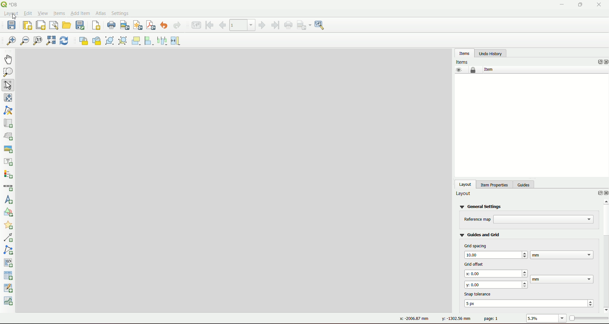 The width and height of the screenshot is (609, 324). What do you see at coordinates (125, 26) in the screenshot?
I see `export as image` at bounding box center [125, 26].